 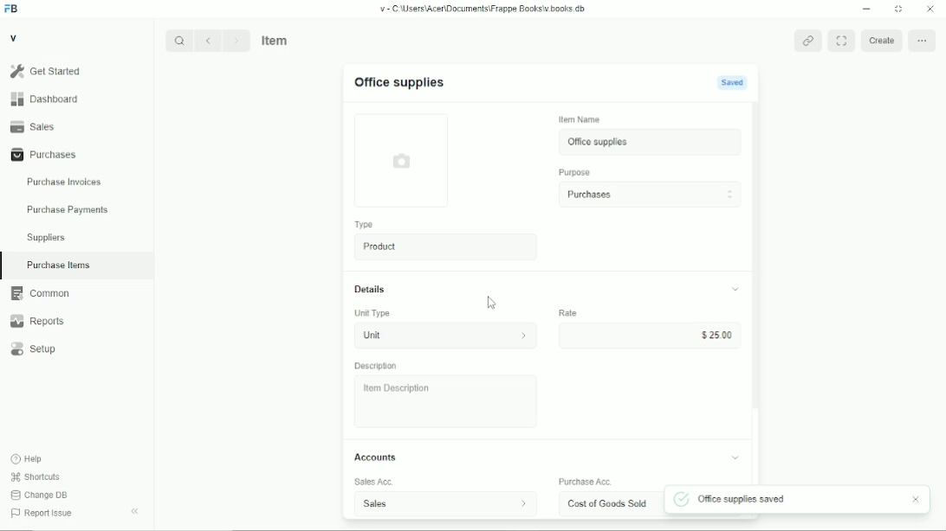 What do you see at coordinates (424, 336) in the screenshot?
I see `unit` at bounding box center [424, 336].